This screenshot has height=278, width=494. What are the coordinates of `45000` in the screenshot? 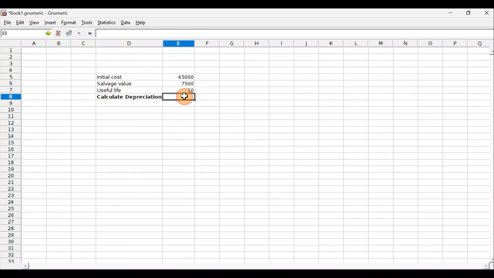 It's located at (184, 76).